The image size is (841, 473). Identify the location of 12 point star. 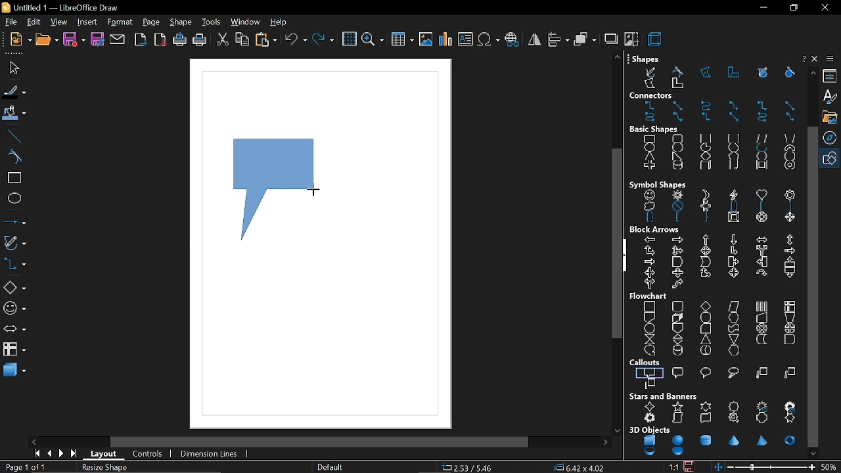
(763, 405).